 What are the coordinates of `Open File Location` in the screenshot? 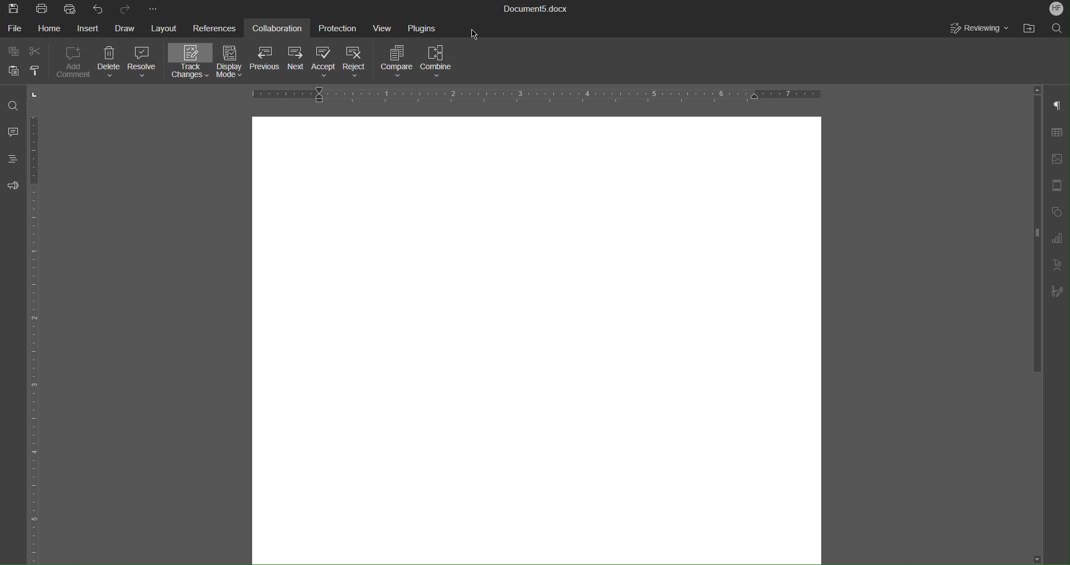 It's located at (1028, 30).